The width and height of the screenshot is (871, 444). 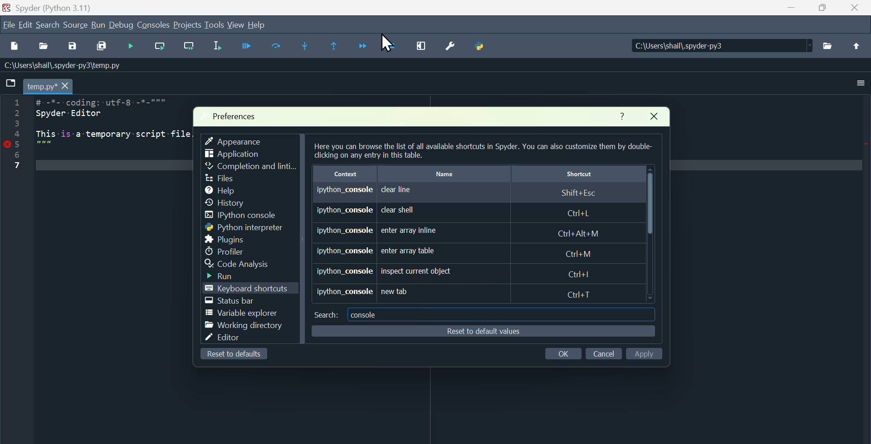 What do you see at coordinates (467, 212) in the screenshot?
I see `Clear shell` at bounding box center [467, 212].